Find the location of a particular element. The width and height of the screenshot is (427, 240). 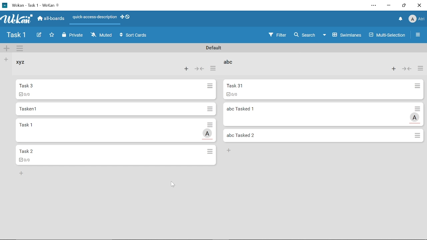

Restore down is located at coordinates (404, 5).